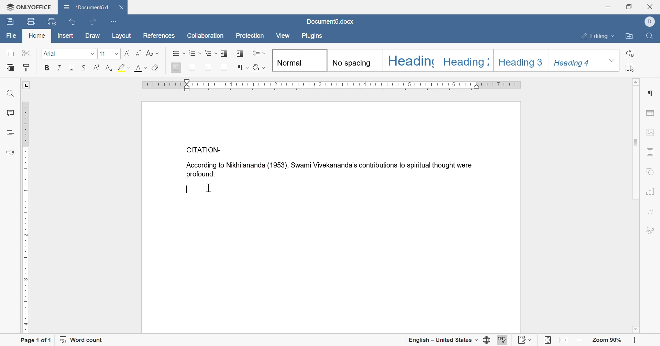 The width and height of the screenshot is (660, 346). What do you see at coordinates (576, 61) in the screenshot?
I see `Heading 4` at bounding box center [576, 61].